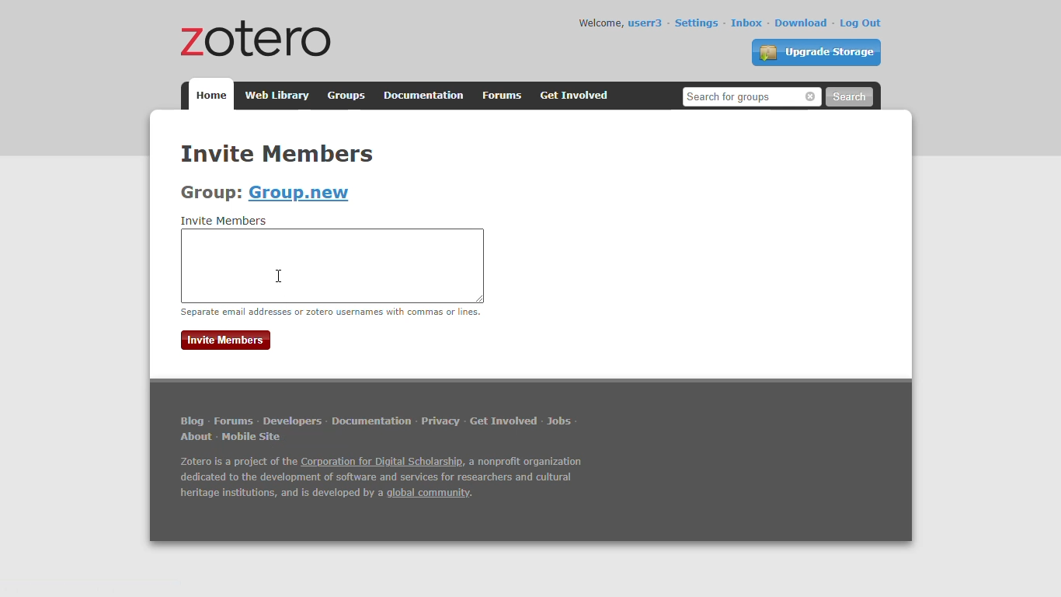  What do you see at coordinates (332, 266) in the screenshot?
I see `input box` at bounding box center [332, 266].